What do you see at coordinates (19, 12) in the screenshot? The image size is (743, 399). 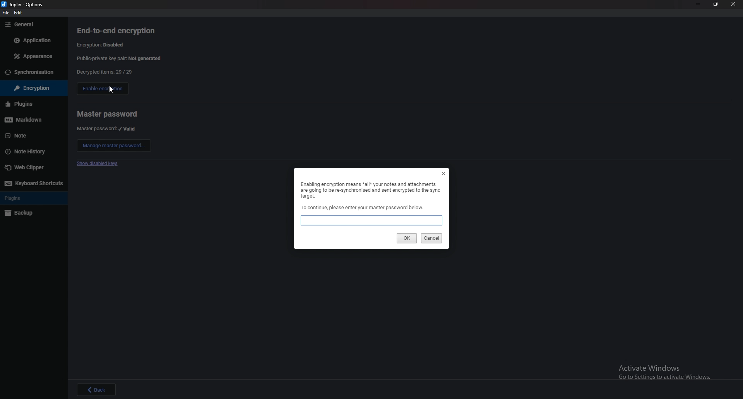 I see `` at bounding box center [19, 12].